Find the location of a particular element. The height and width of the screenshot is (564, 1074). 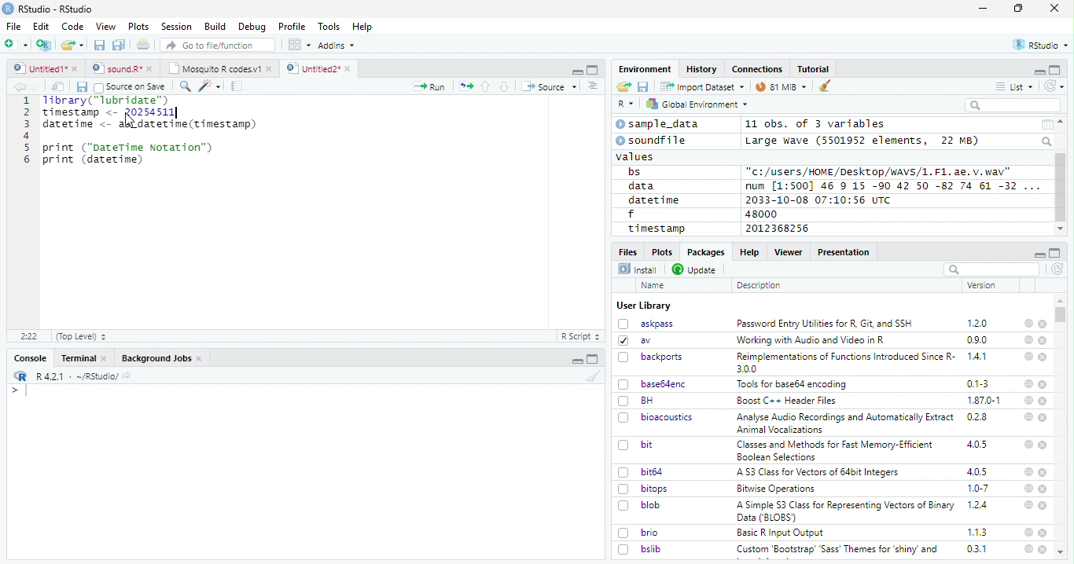

0.2.8 is located at coordinates (978, 416).